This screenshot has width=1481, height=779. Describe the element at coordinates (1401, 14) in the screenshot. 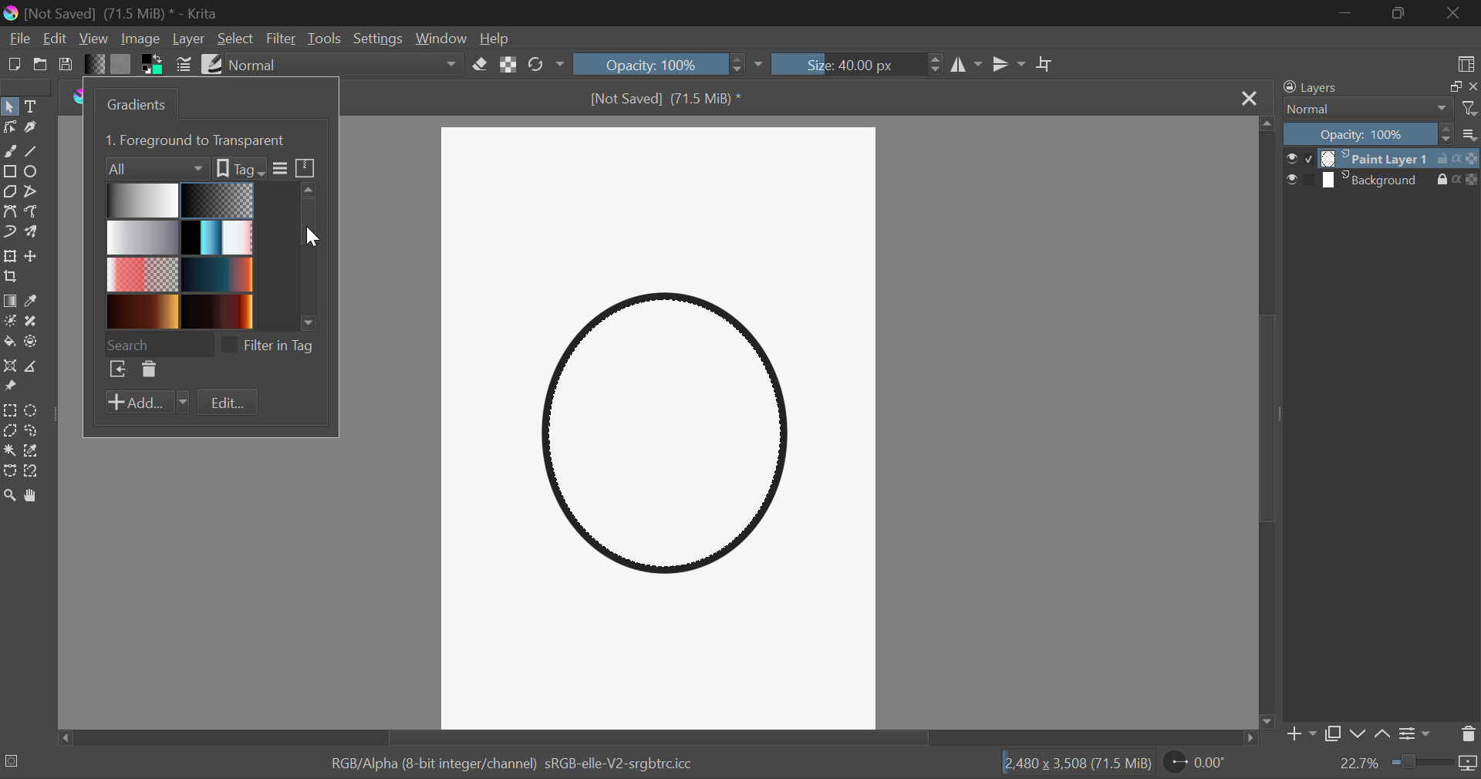

I see `Minimize` at that location.